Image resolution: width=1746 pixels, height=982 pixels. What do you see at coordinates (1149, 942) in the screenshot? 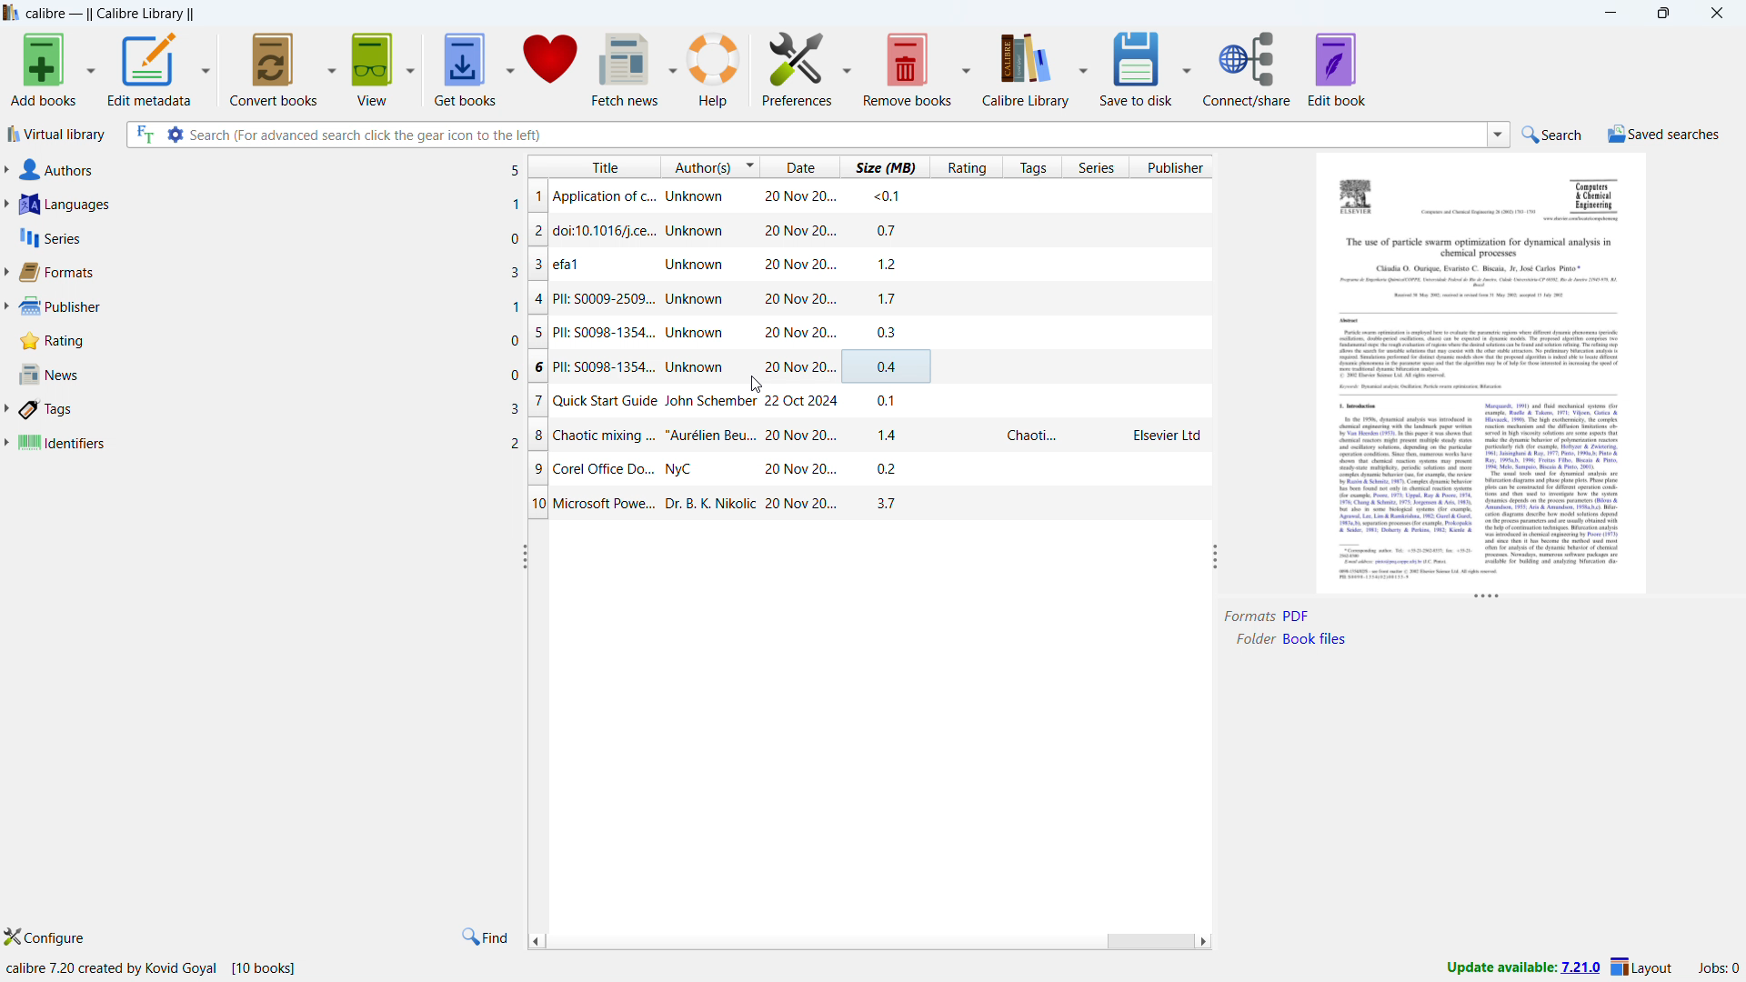
I see `scrollbar` at bounding box center [1149, 942].